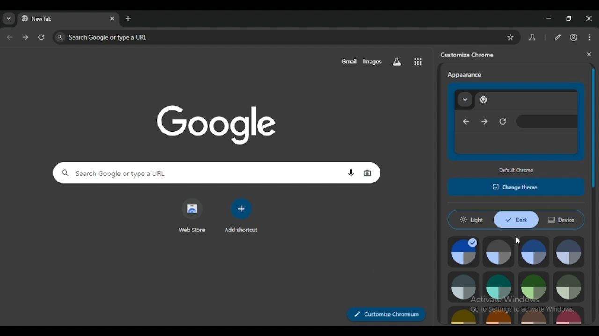 This screenshot has width=599, height=336. Describe the element at coordinates (276, 36) in the screenshot. I see `search google or type a URL` at that location.